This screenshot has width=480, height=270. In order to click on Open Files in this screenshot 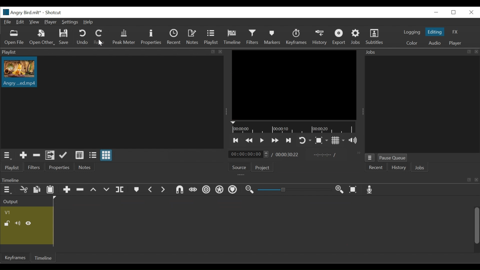, I will do `click(15, 37)`.